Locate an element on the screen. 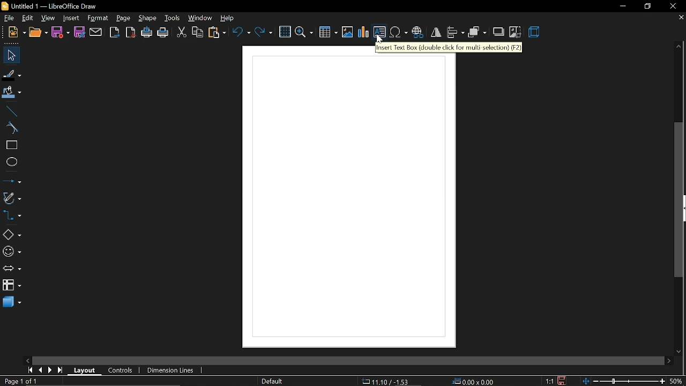 The height and width of the screenshot is (386, 686). help is located at coordinates (230, 19).